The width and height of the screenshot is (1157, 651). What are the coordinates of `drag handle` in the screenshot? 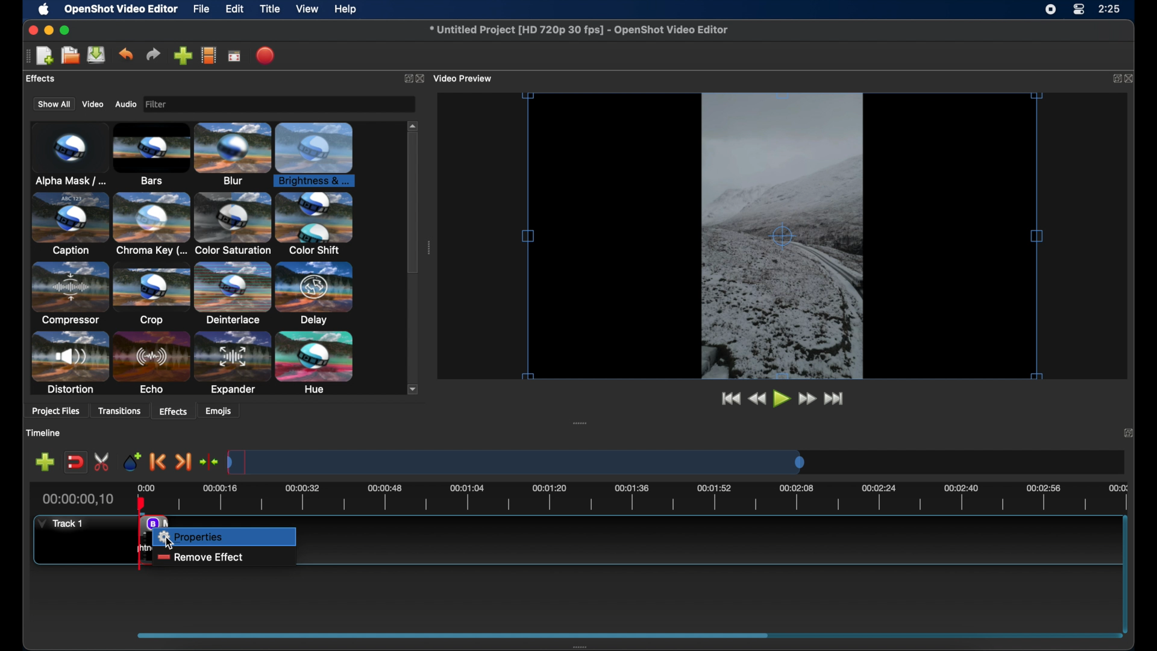 It's located at (581, 645).